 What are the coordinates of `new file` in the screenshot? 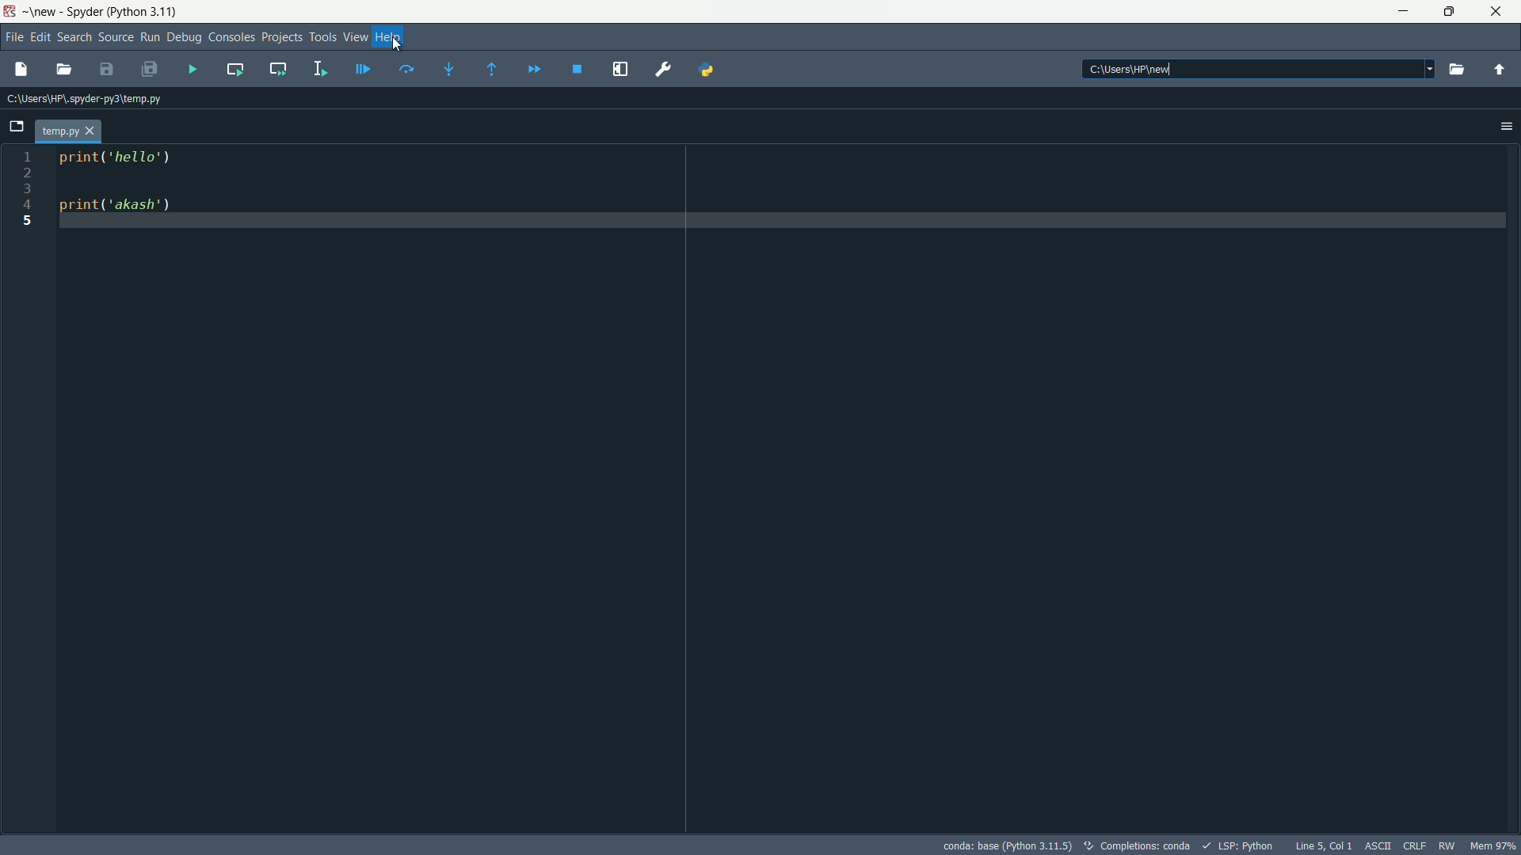 It's located at (21, 70).